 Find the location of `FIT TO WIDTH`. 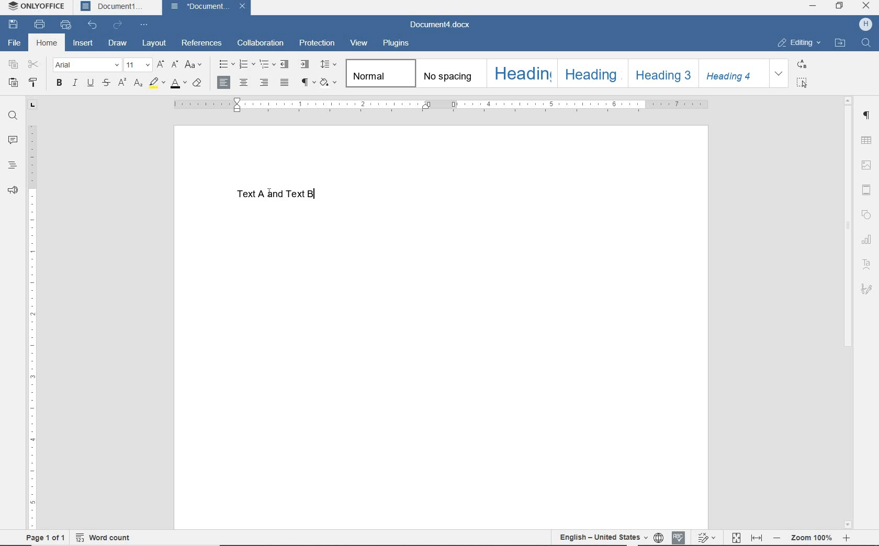

FIT TO WIDTH is located at coordinates (758, 537).